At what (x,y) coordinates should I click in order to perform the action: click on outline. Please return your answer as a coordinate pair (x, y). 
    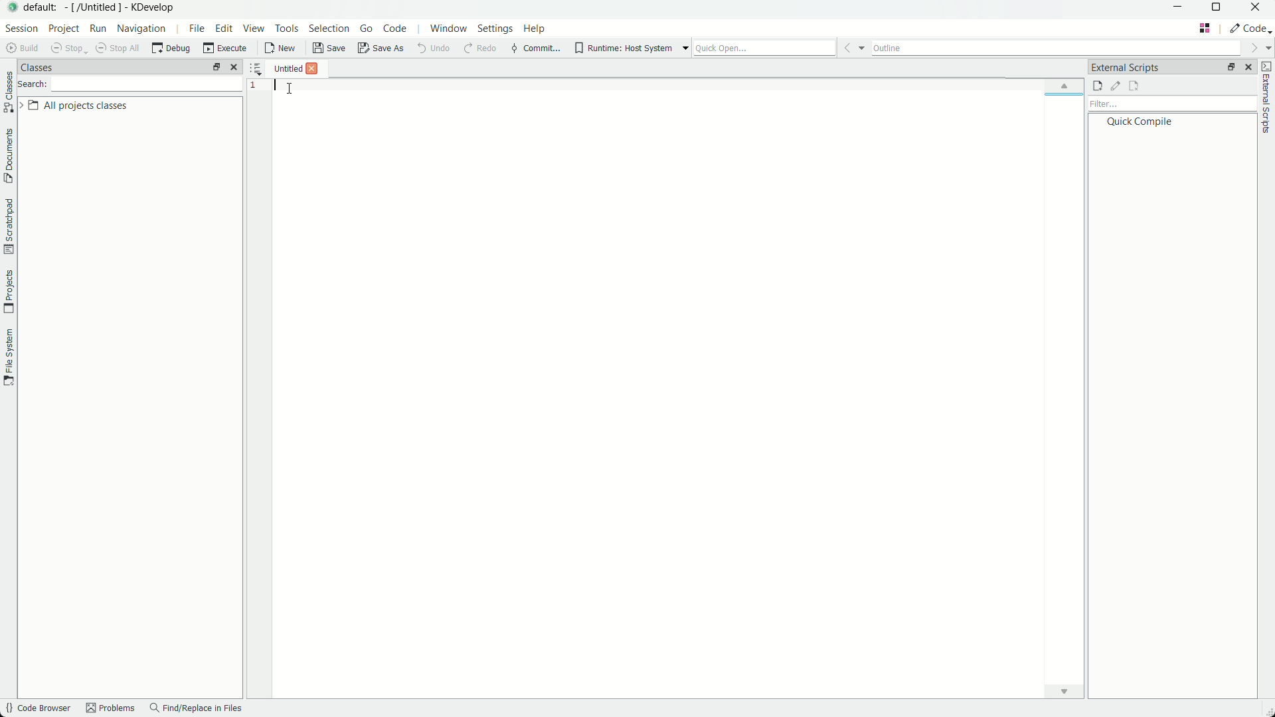
    Looking at the image, I should click on (1071, 48).